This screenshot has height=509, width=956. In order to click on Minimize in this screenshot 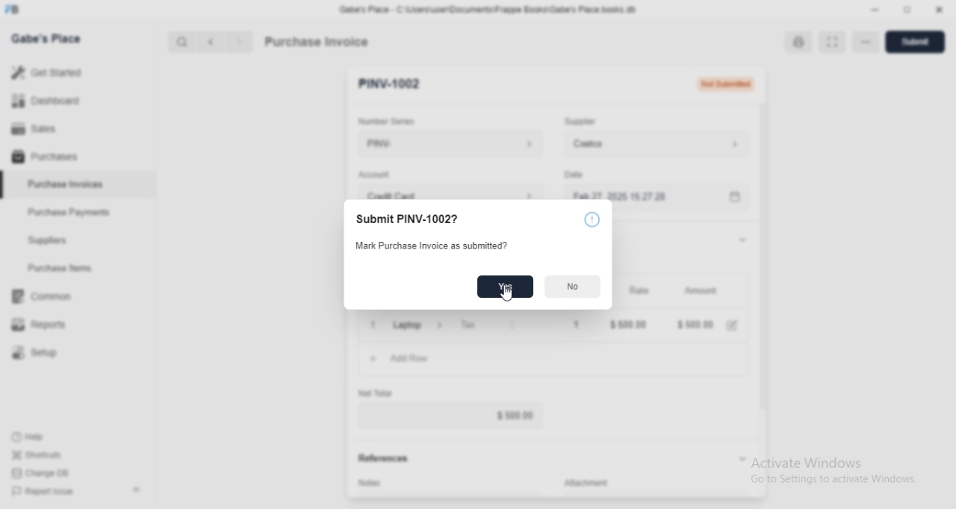, I will do `click(875, 10)`.